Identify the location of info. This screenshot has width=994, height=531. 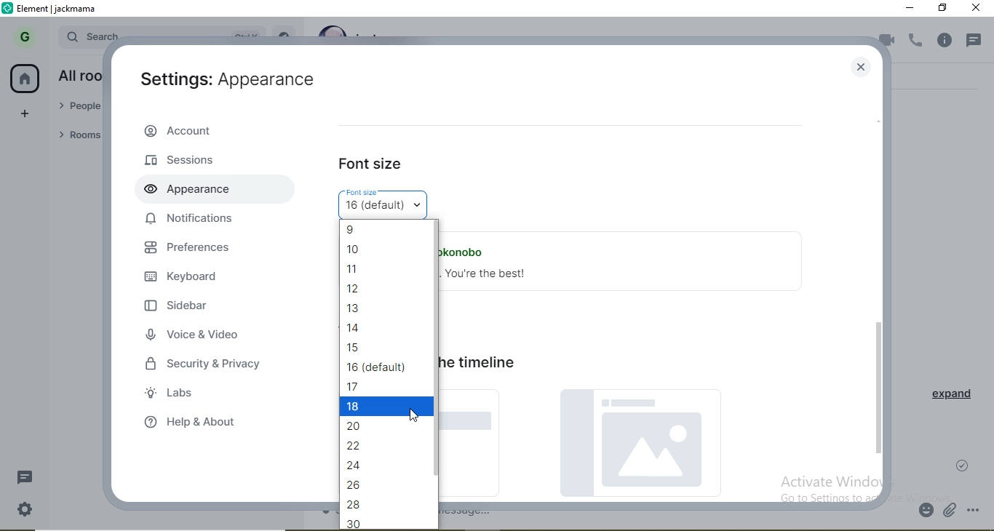
(948, 41).